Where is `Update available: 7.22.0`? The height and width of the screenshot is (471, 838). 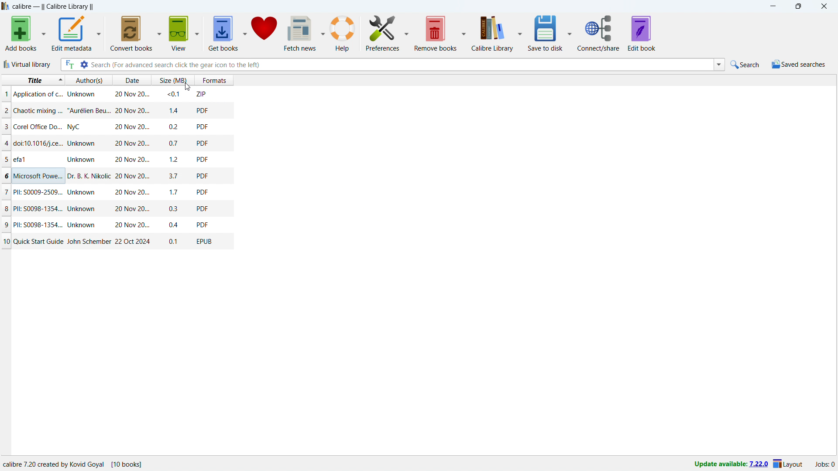
Update available: 7.22.0 is located at coordinates (729, 463).